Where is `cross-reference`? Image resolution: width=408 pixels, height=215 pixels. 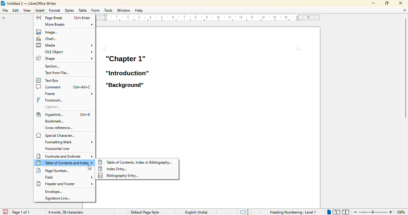
cross-reference is located at coordinates (59, 128).